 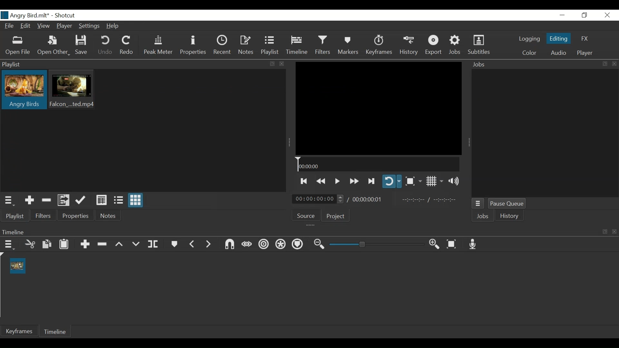 What do you see at coordinates (435, 46) in the screenshot?
I see `Export` at bounding box center [435, 46].